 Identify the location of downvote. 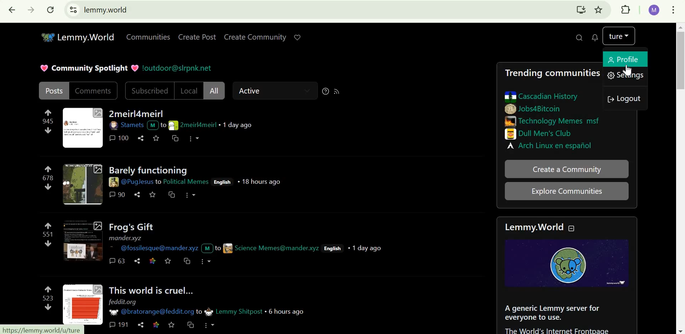
(47, 308).